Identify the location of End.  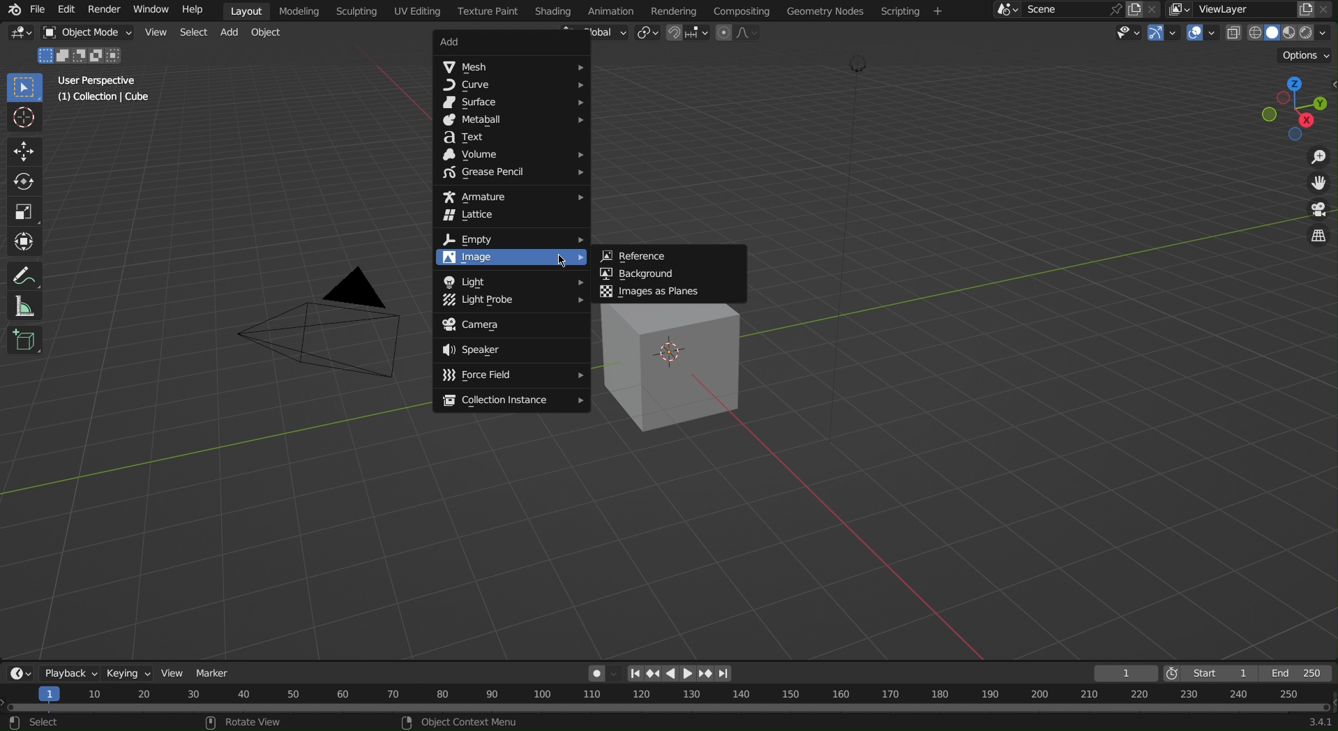
(1300, 670).